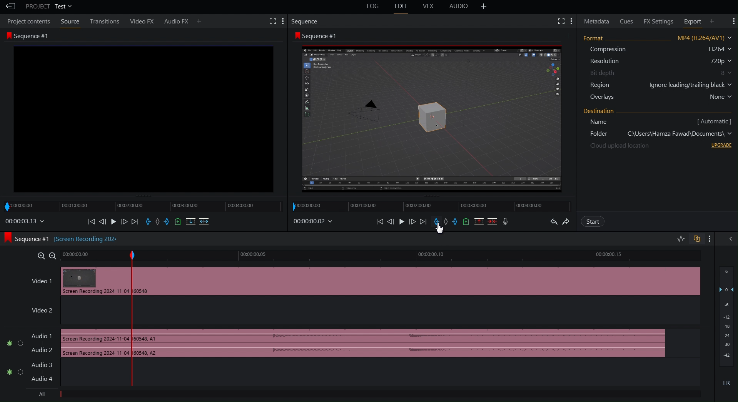 The height and width of the screenshot is (402, 738). I want to click on Audio 2, so click(30, 374).